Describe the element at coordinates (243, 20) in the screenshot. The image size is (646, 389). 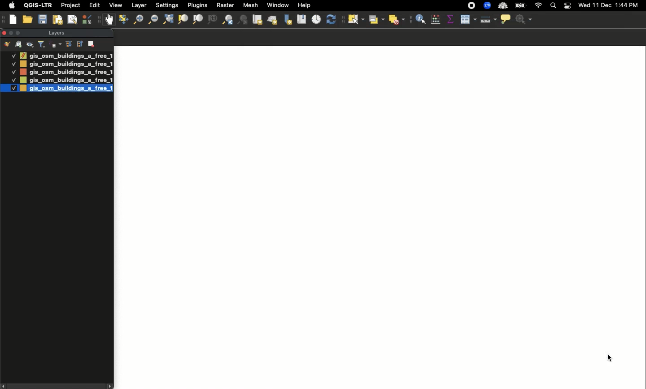
I see `Zoom first` at that location.